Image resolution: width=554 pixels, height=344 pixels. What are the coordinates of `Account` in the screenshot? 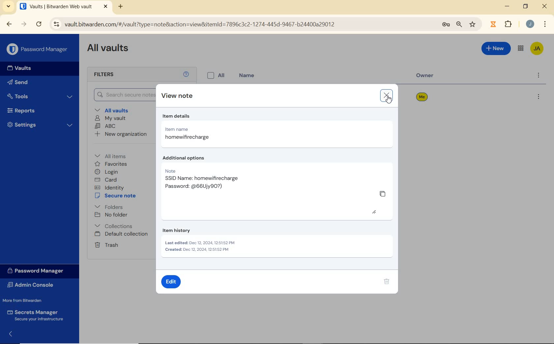 It's located at (530, 24).